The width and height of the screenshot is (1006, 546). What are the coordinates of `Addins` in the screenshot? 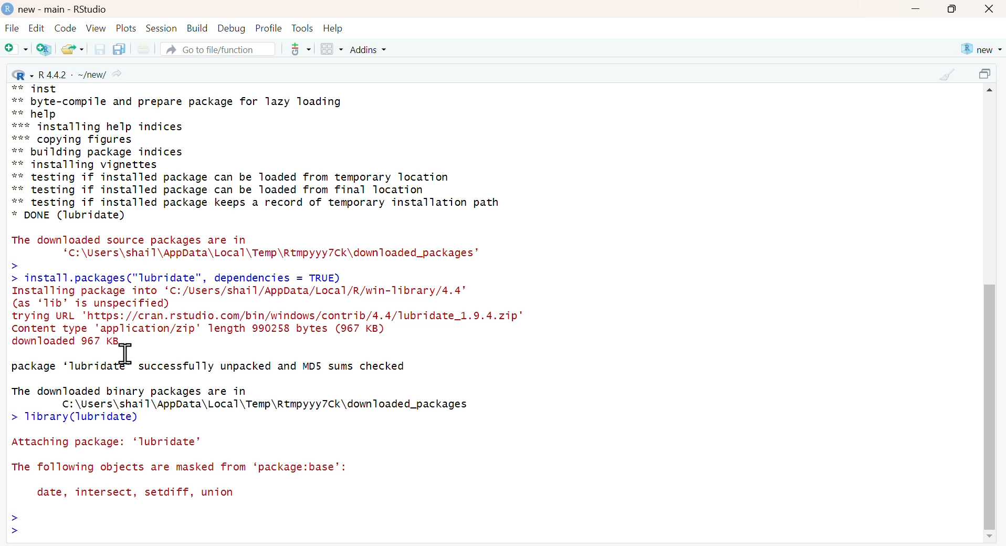 It's located at (370, 49).